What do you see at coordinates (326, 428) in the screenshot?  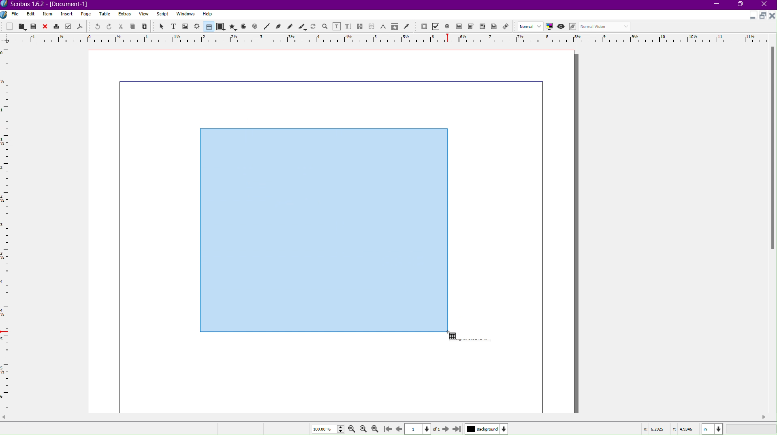 I see `Zoom Value` at bounding box center [326, 428].